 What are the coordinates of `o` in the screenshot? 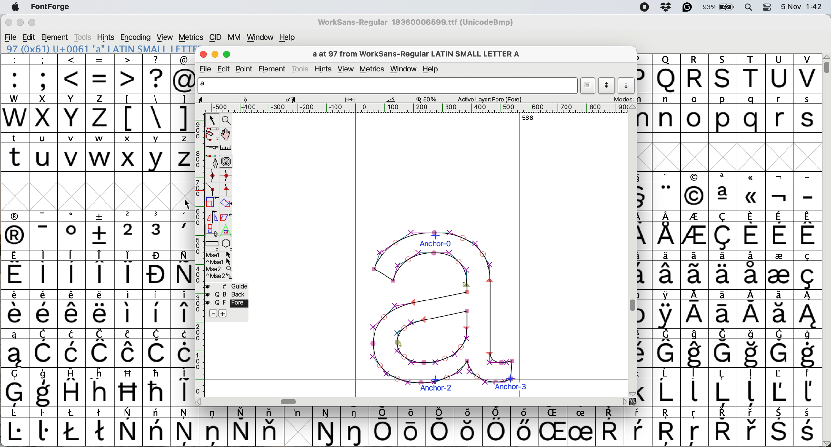 It's located at (695, 114).